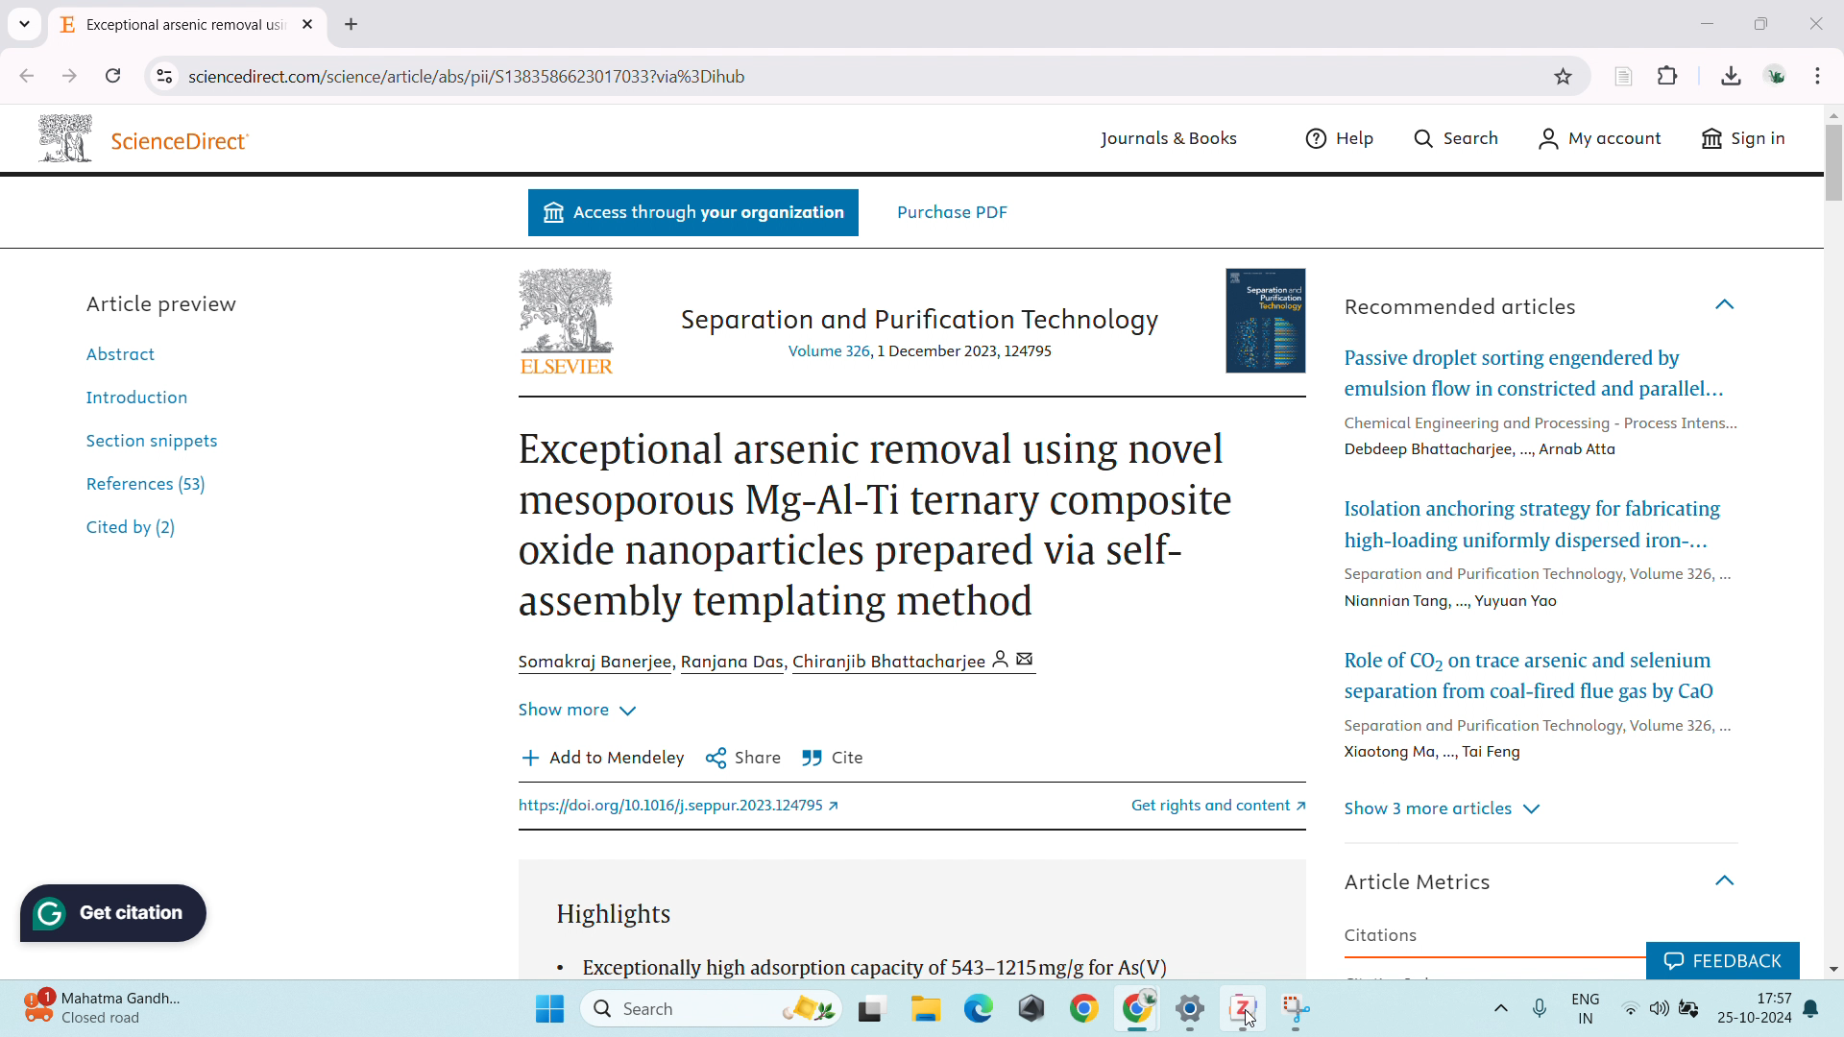 The image size is (1844, 1037). I want to click on ELSEVIER, so click(566, 369).